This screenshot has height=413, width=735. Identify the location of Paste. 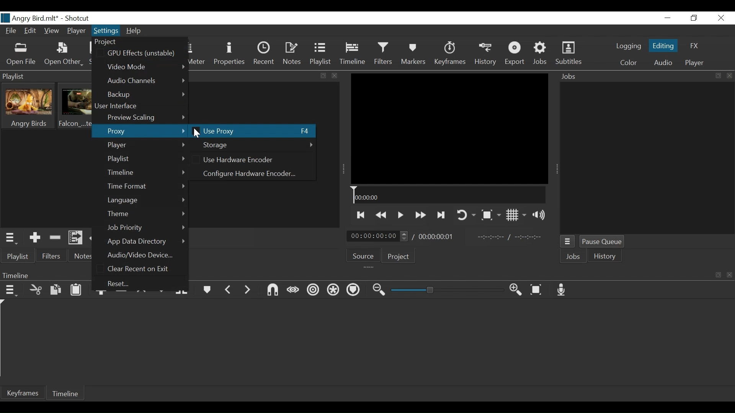
(77, 290).